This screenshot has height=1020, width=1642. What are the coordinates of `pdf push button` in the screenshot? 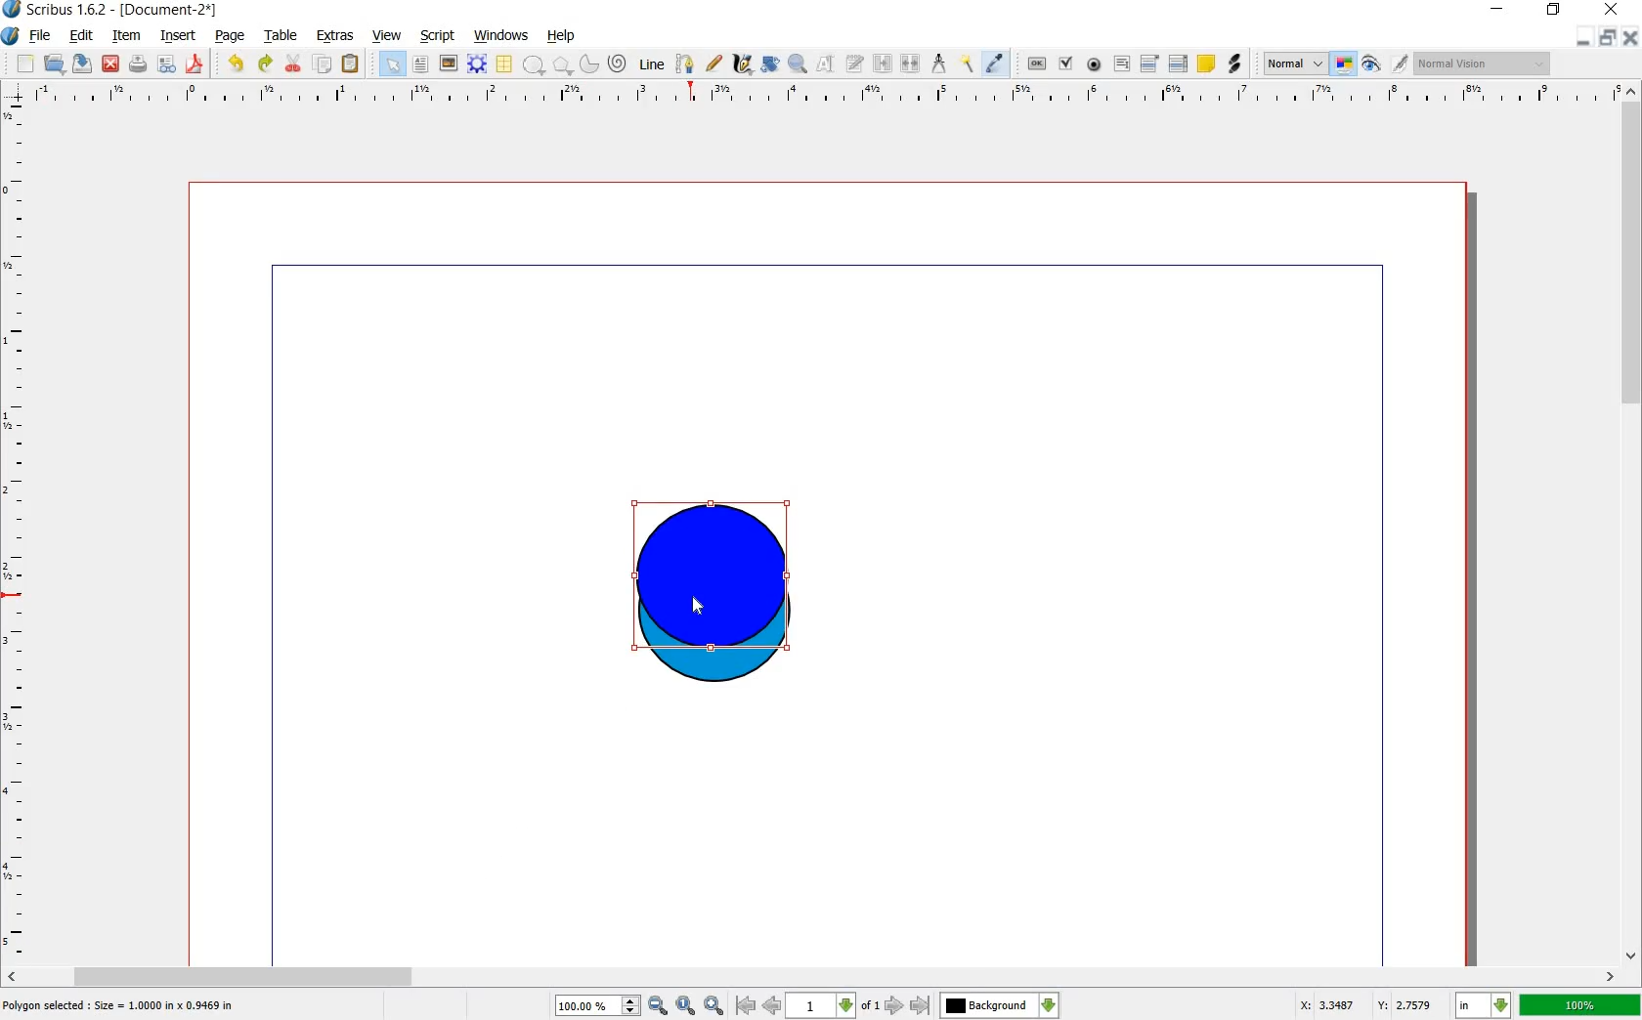 It's located at (1036, 64).